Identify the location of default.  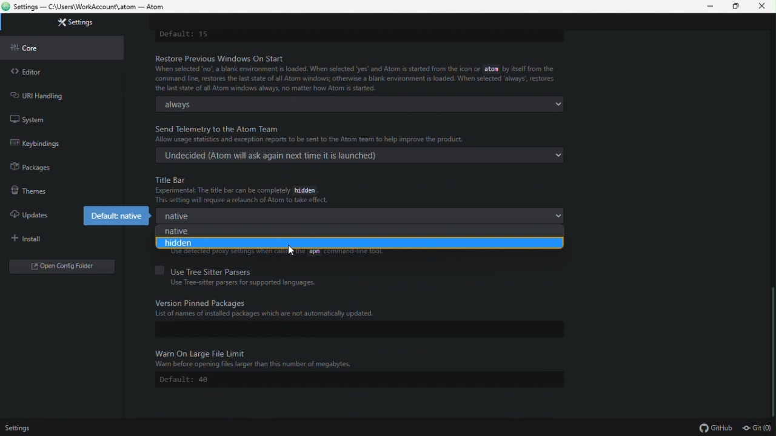
(184, 34).